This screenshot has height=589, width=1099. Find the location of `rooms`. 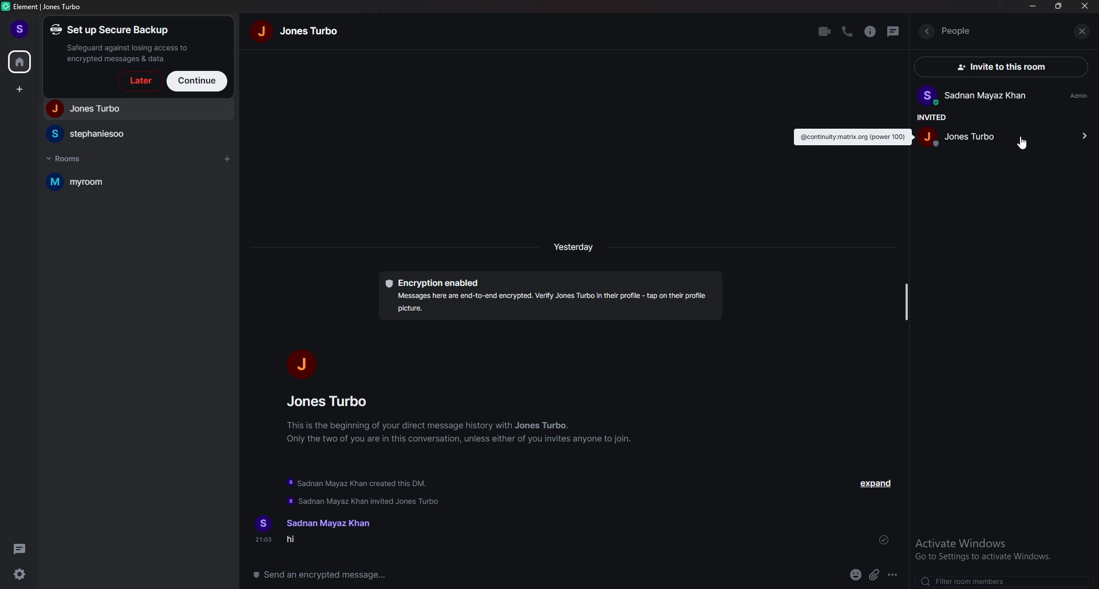

rooms is located at coordinates (69, 158).